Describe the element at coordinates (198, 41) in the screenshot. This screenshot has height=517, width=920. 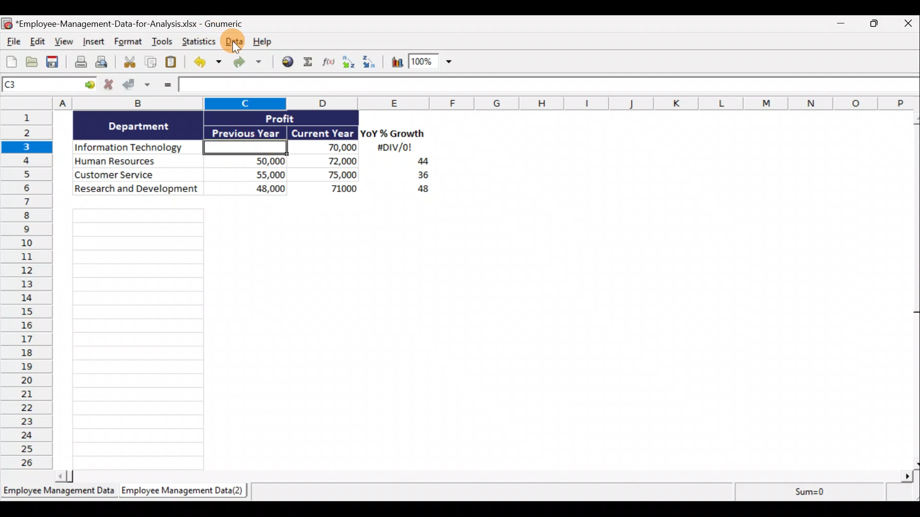
I see `Statistics` at that location.